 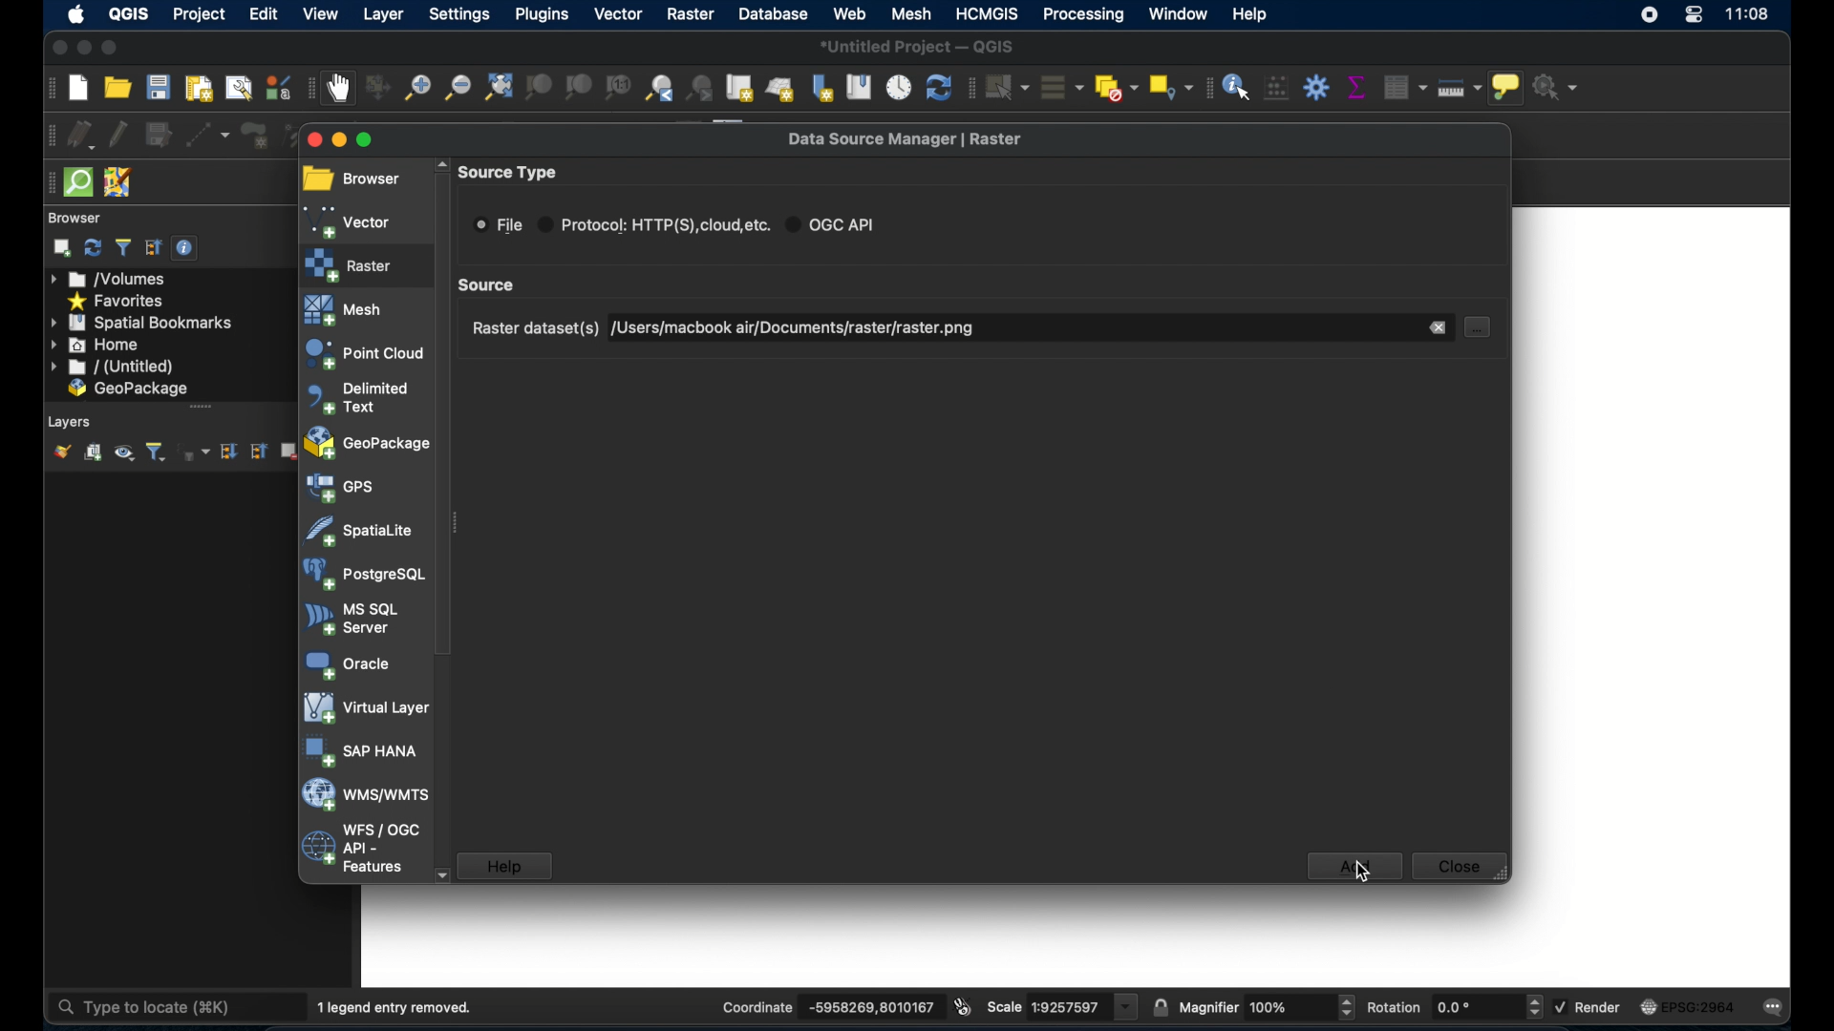 What do you see at coordinates (77, 88) in the screenshot?
I see `create new project` at bounding box center [77, 88].